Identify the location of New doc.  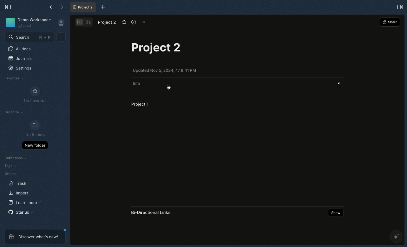
(63, 37).